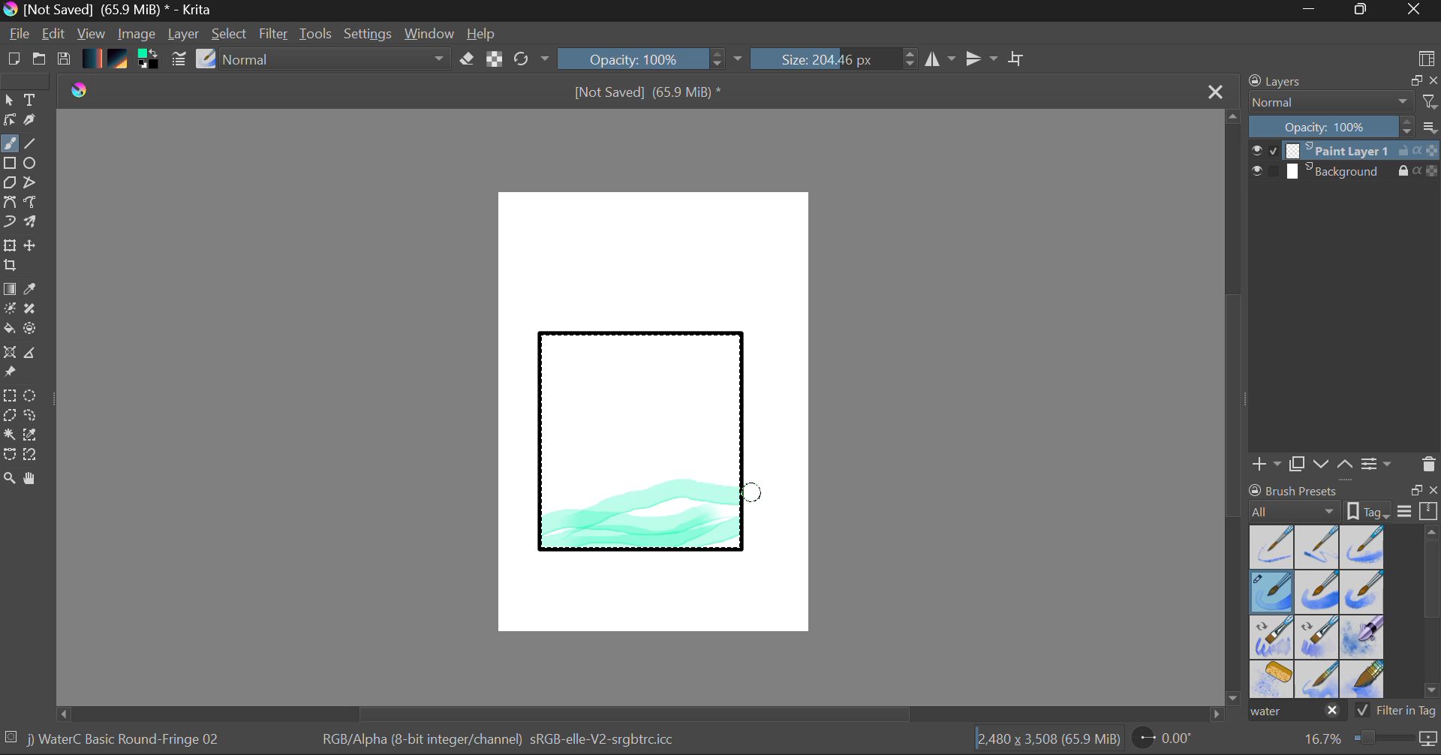  What do you see at coordinates (1343, 501) in the screenshot?
I see `Brush presets docket` at bounding box center [1343, 501].